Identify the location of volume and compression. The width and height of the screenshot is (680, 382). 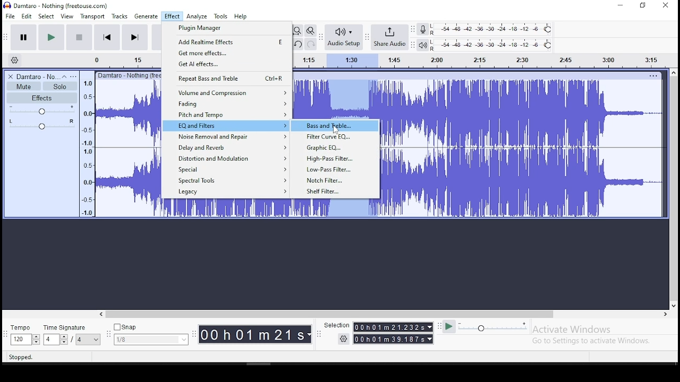
(227, 92).